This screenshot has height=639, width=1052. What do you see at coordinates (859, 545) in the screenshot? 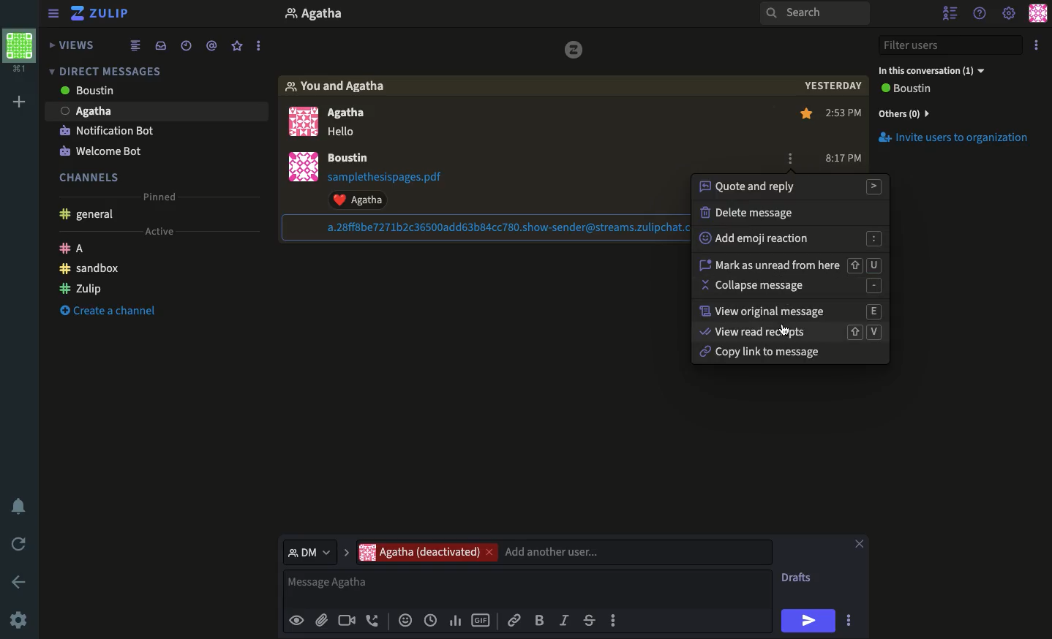
I see `Close` at bounding box center [859, 545].